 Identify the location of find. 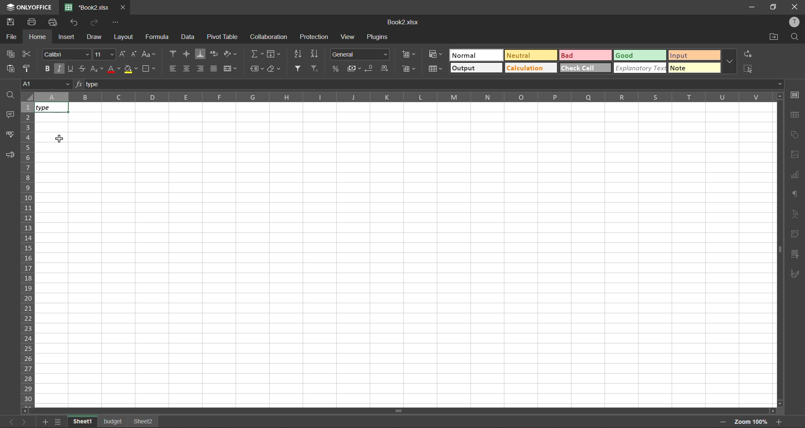
(796, 37).